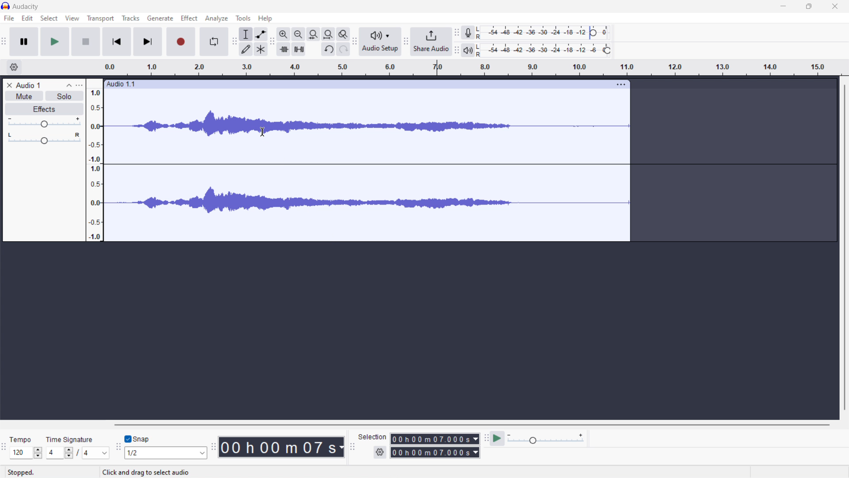 The image size is (849, 478). I want to click on time signature, so click(70, 439).